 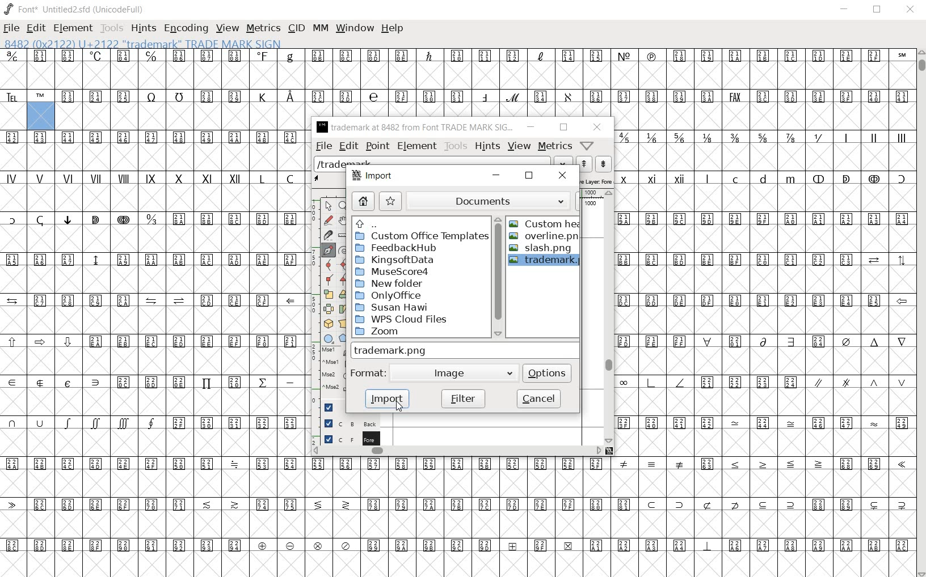 What do you see at coordinates (327, 249) in the screenshot?
I see `add a point, then drag out its control points` at bounding box center [327, 249].